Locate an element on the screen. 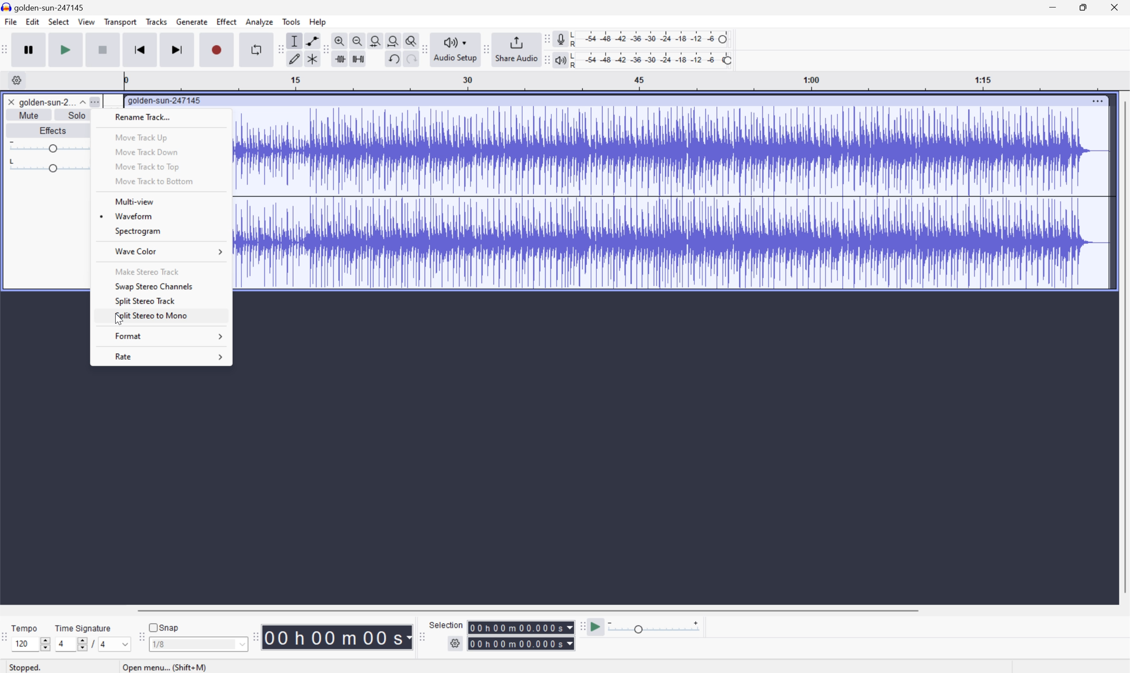 This screenshot has height=673, width=1130. Drop Down is located at coordinates (222, 254).